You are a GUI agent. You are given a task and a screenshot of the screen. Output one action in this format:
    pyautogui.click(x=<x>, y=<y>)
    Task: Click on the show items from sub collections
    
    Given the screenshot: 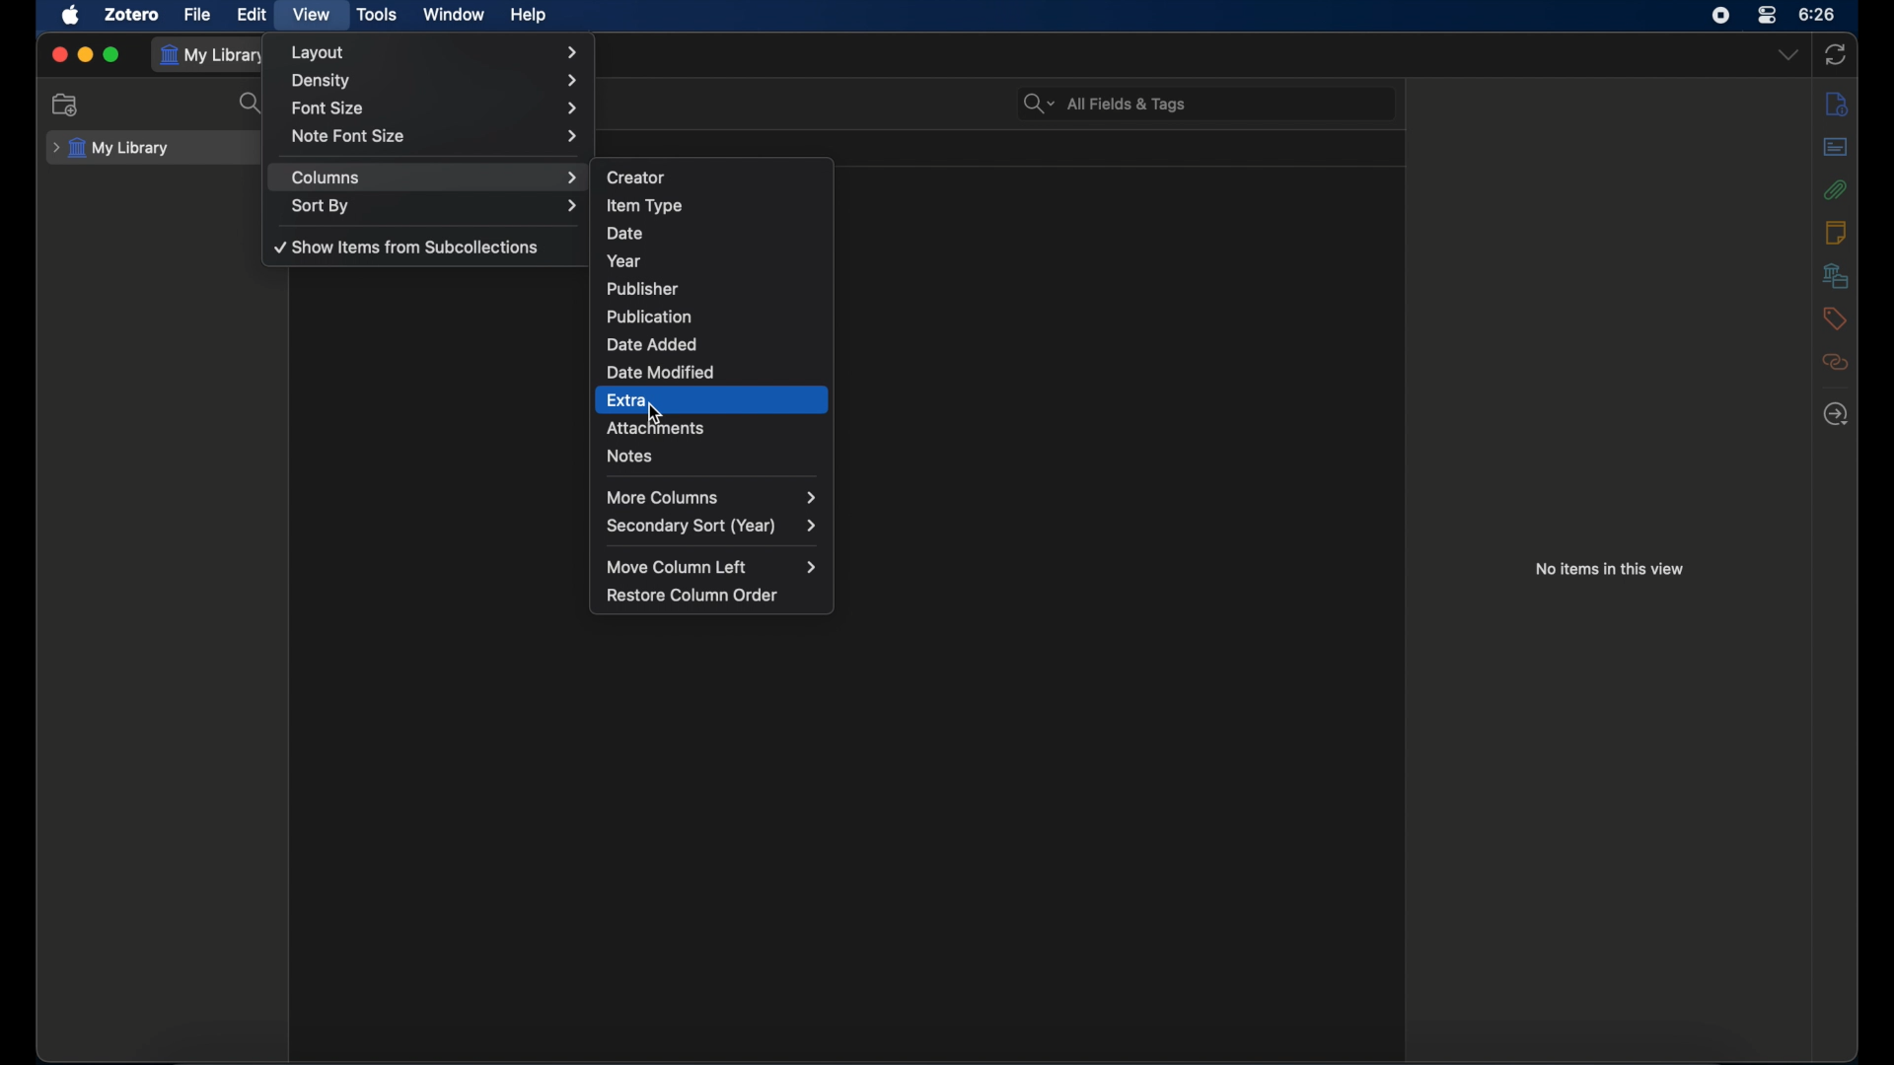 What is the action you would take?
    pyautogui.click(x=409, y=248)
    